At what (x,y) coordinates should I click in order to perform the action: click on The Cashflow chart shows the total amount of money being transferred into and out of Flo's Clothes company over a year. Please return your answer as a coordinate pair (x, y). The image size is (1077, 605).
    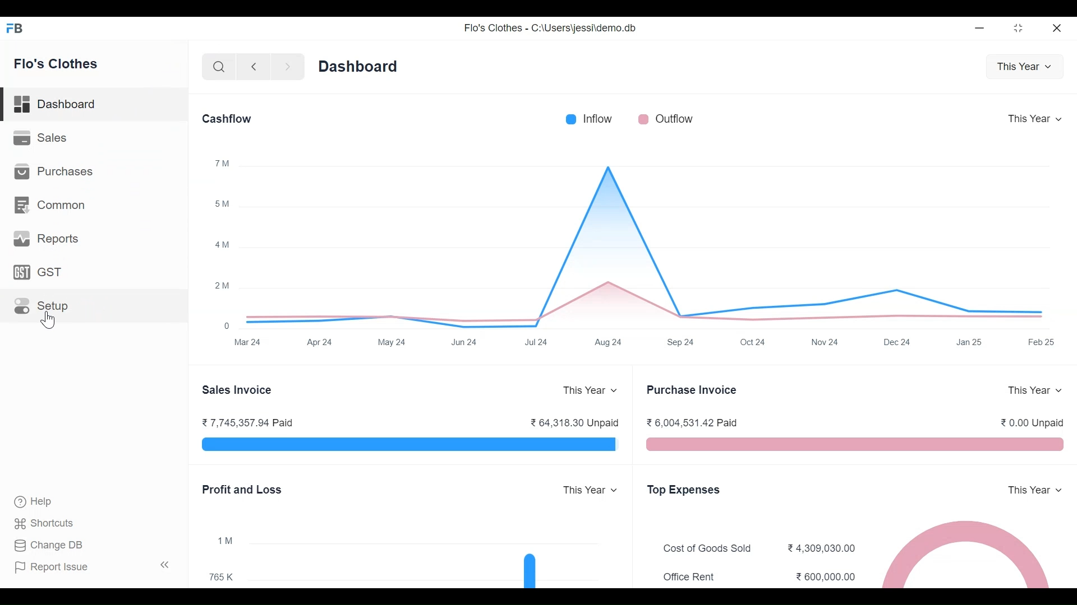
    Looking at the image, I should click on (651, 244).